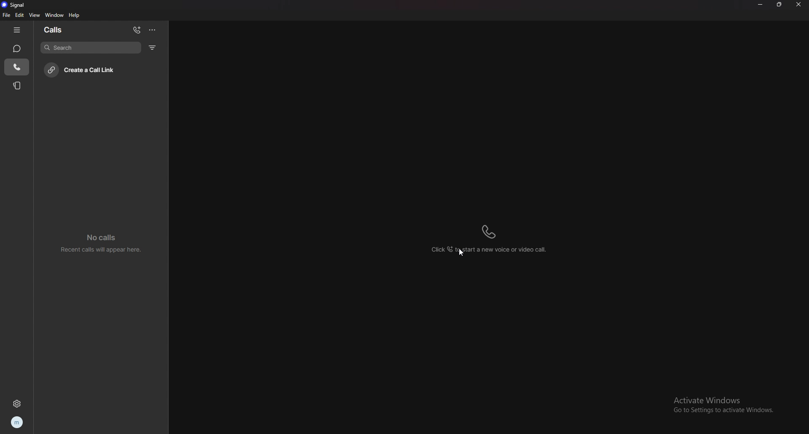  I want to click on resize, so click(780, 4).